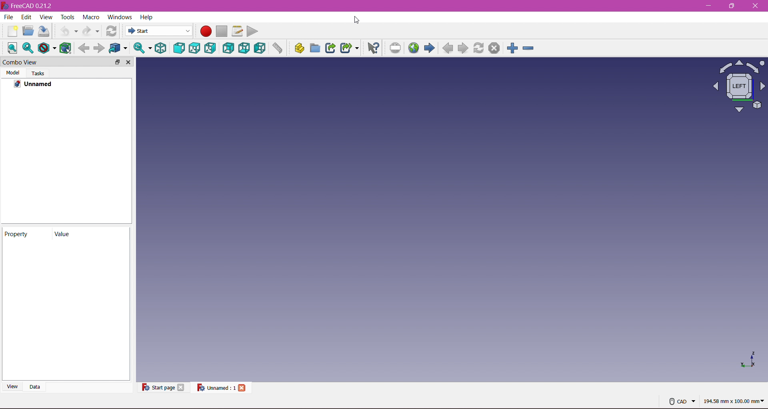 This screenshot has height=409, width=768. What do you see at coordinates (38, 74) in the screenshot?
I see `Tasks` at bounding box center [38, 74].